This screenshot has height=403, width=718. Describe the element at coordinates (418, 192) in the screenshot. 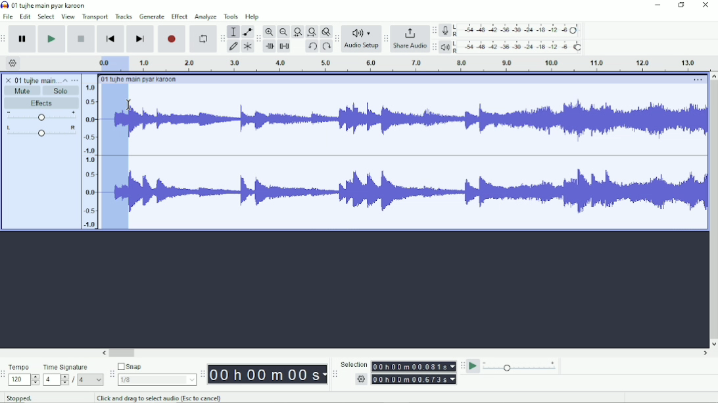

I see `Audio Waves` at that location.